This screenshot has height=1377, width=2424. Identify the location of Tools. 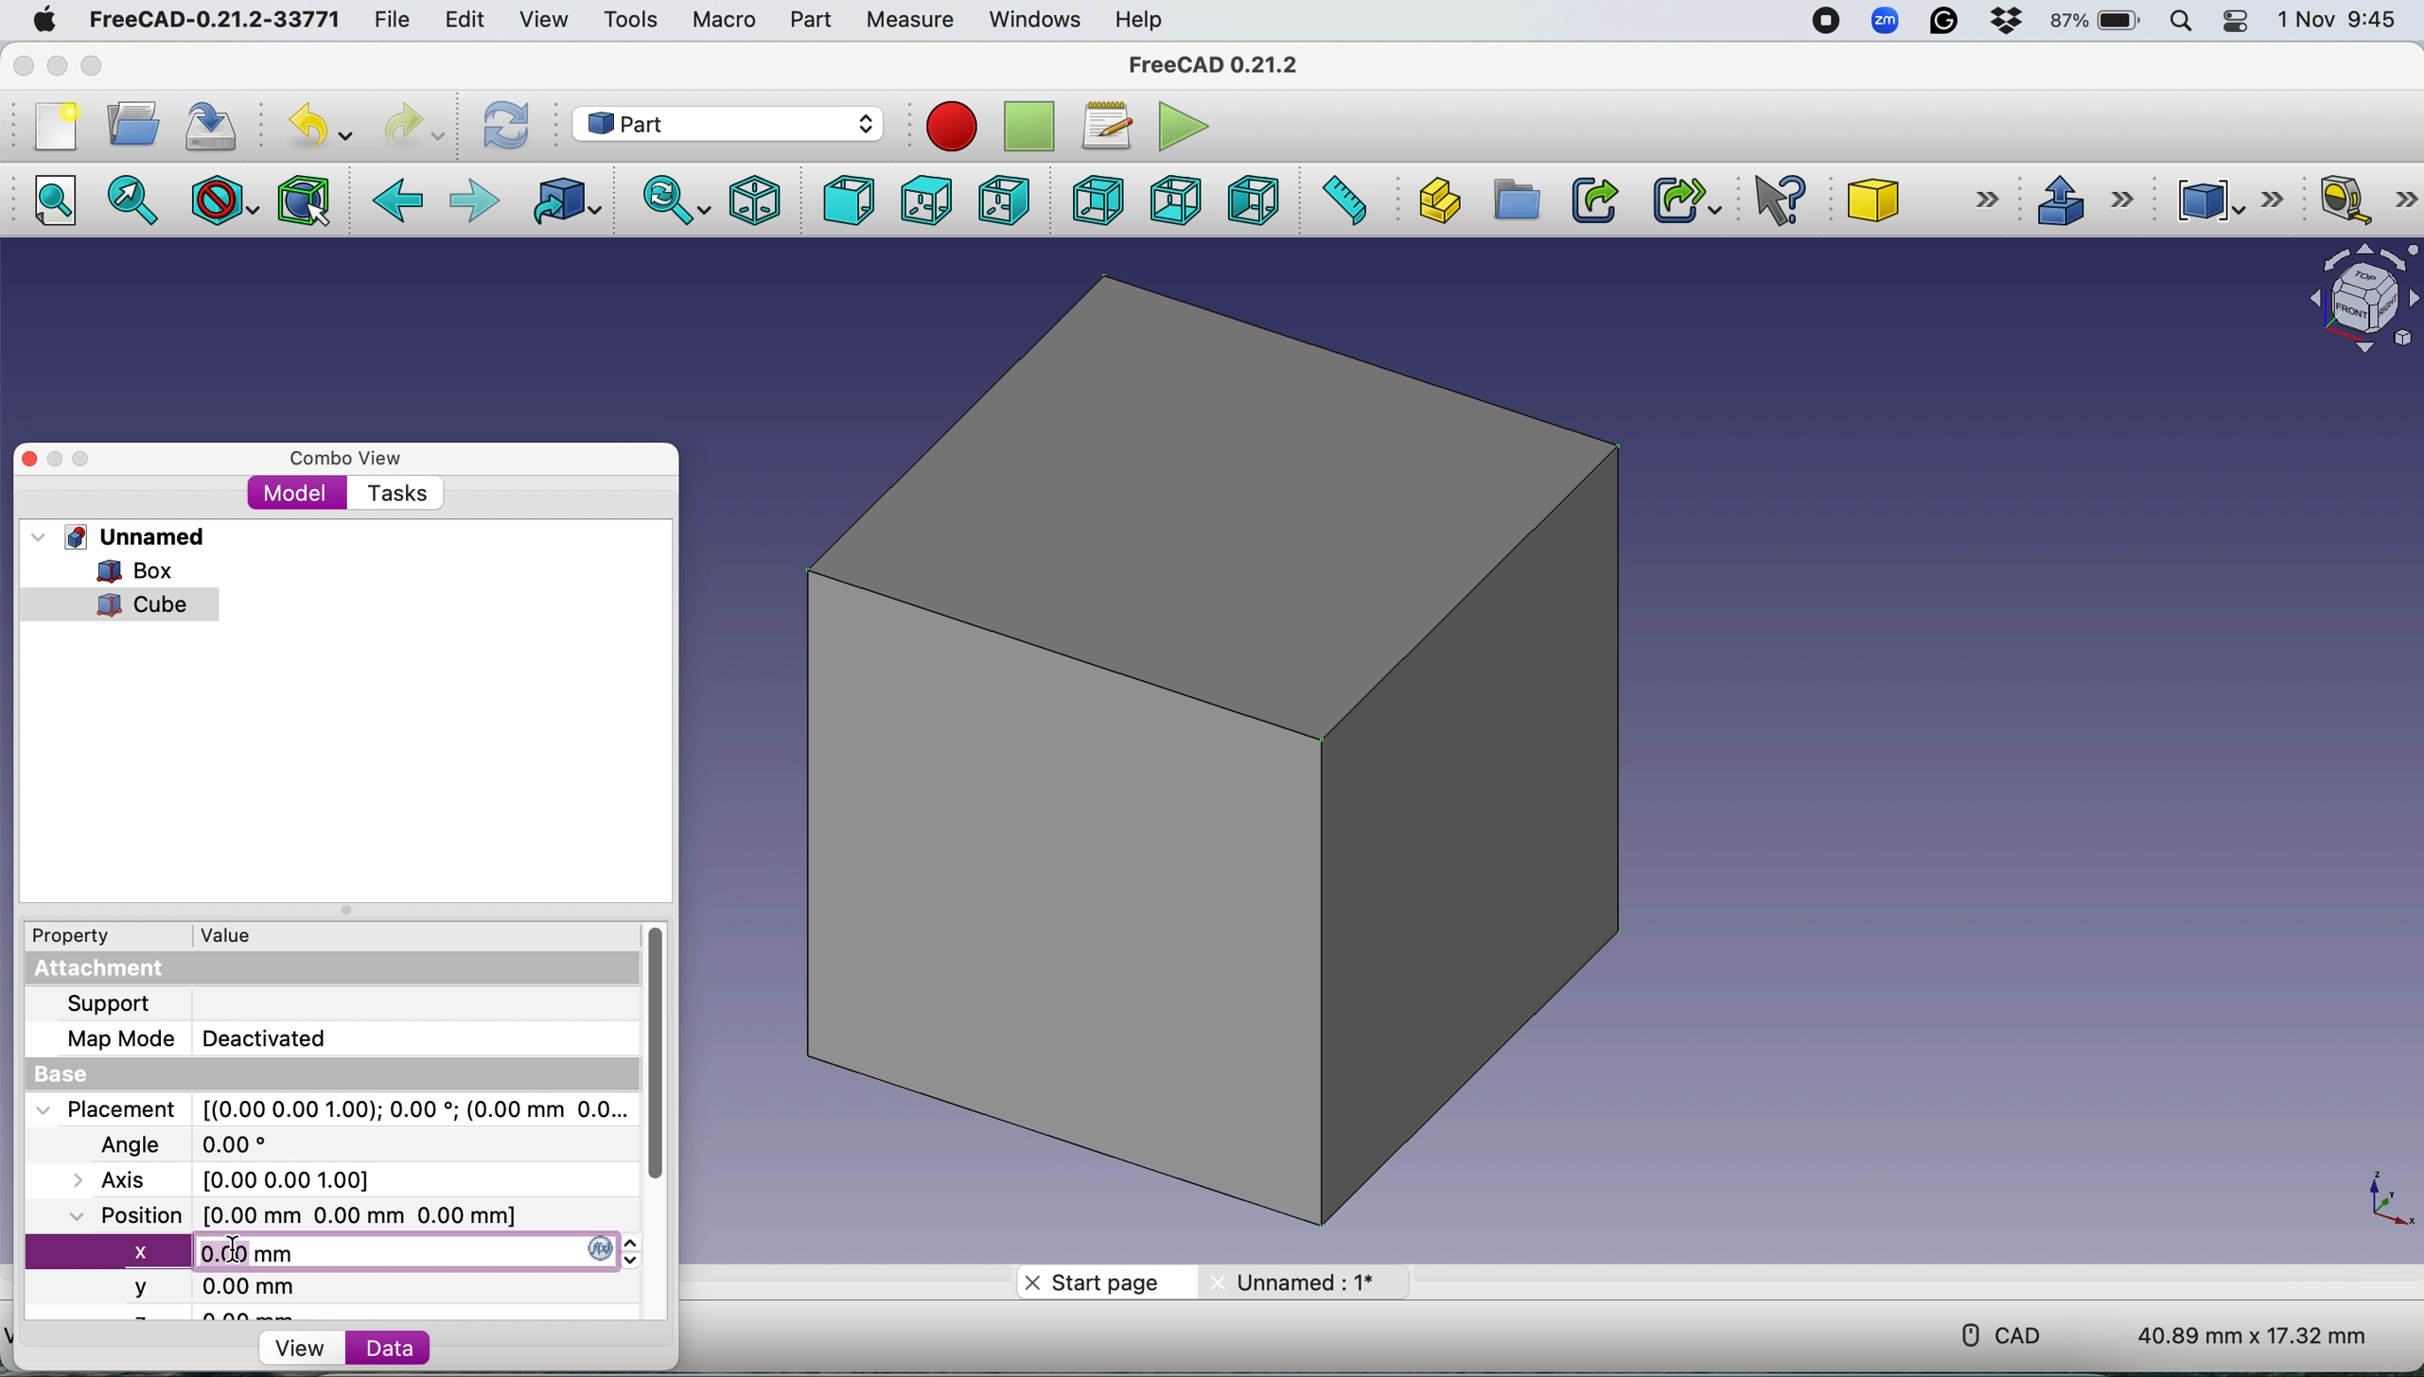
(629, 18).